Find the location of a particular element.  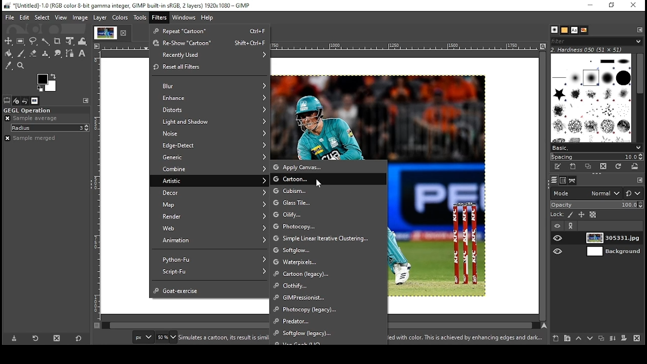

spacing is located at coordinates (596, 156).